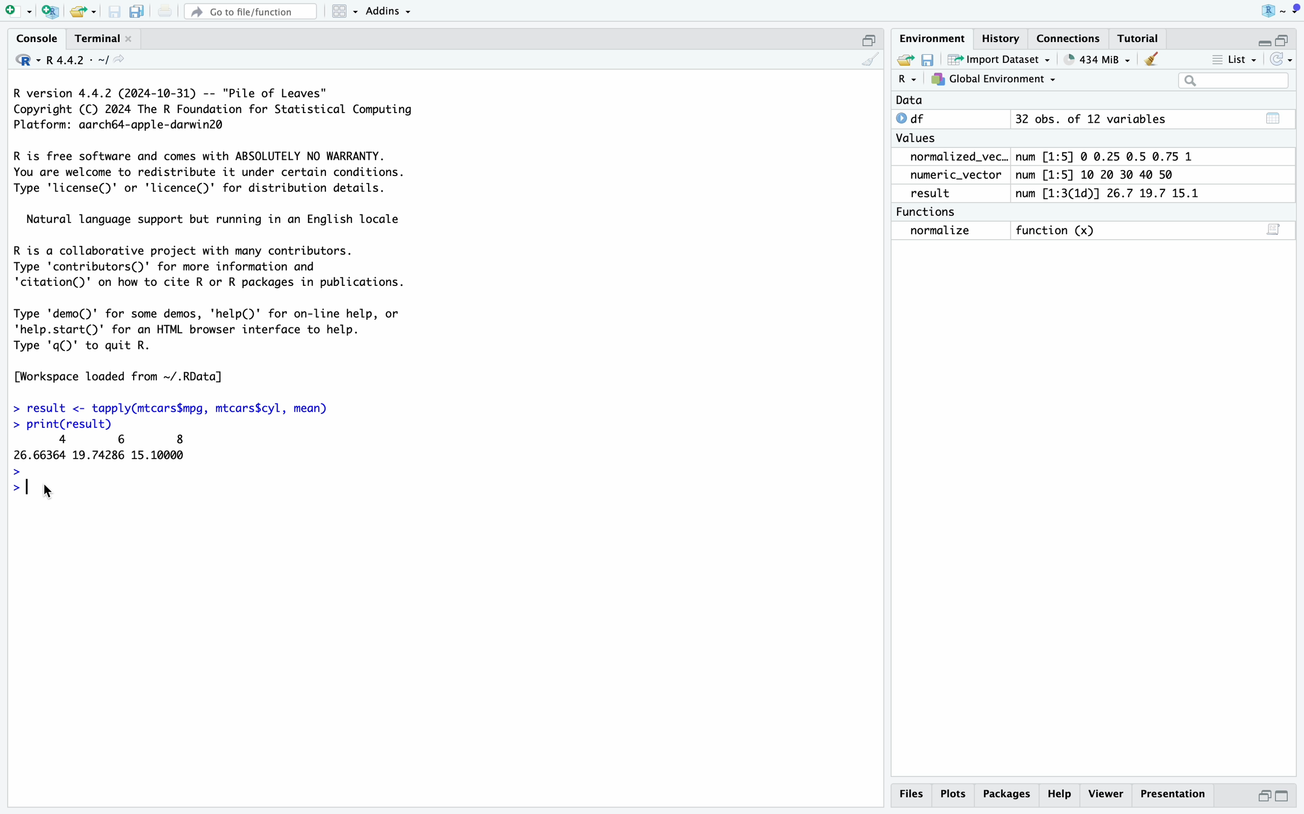 The image size is (1304, 814). I want to click on 434 MiB, so click(1095, 59).